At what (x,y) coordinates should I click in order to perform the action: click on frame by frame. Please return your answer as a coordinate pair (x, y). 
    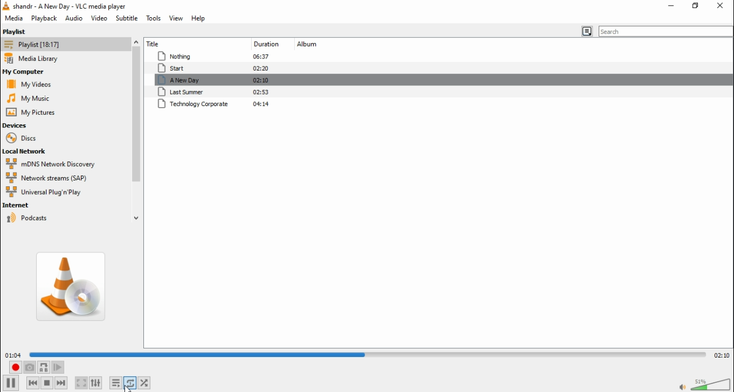
    Looking at the image, I should click on (60, 367).